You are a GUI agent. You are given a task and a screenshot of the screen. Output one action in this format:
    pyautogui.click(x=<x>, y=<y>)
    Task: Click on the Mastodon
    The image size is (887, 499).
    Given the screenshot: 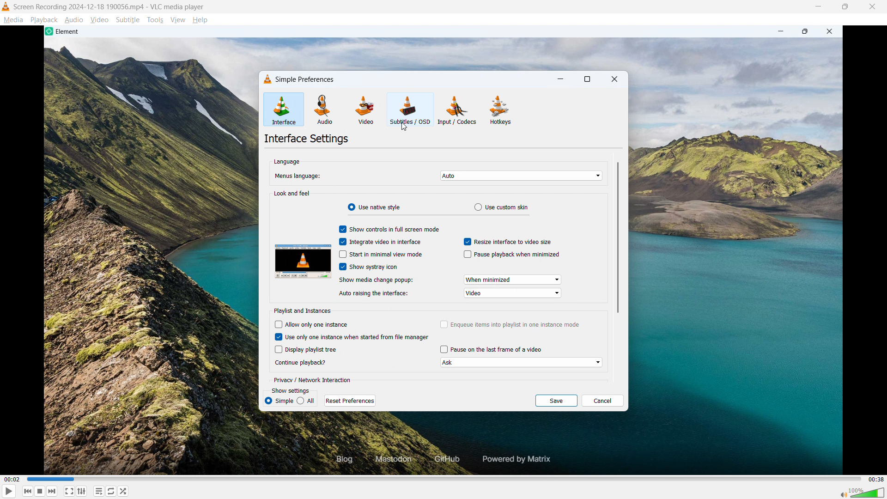 What is the action you would take?
    pyautogui.click(x=391, y=459)
    